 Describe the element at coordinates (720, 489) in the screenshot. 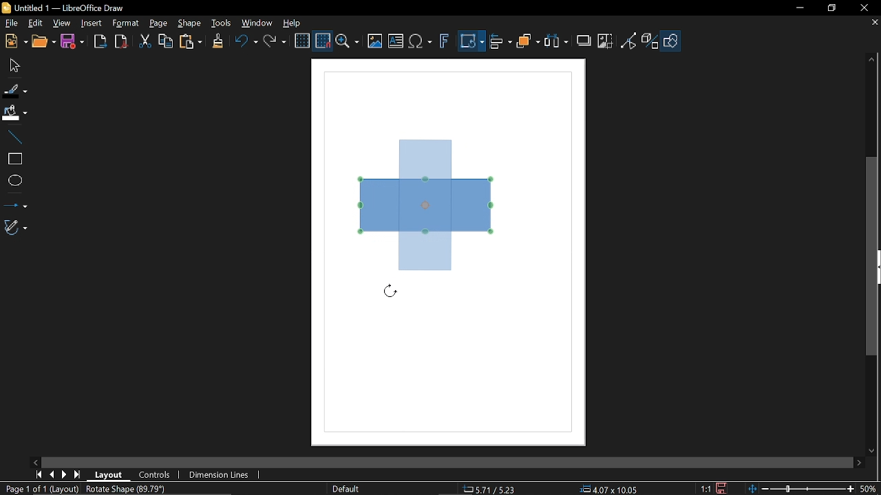

I see `Save` at that location.